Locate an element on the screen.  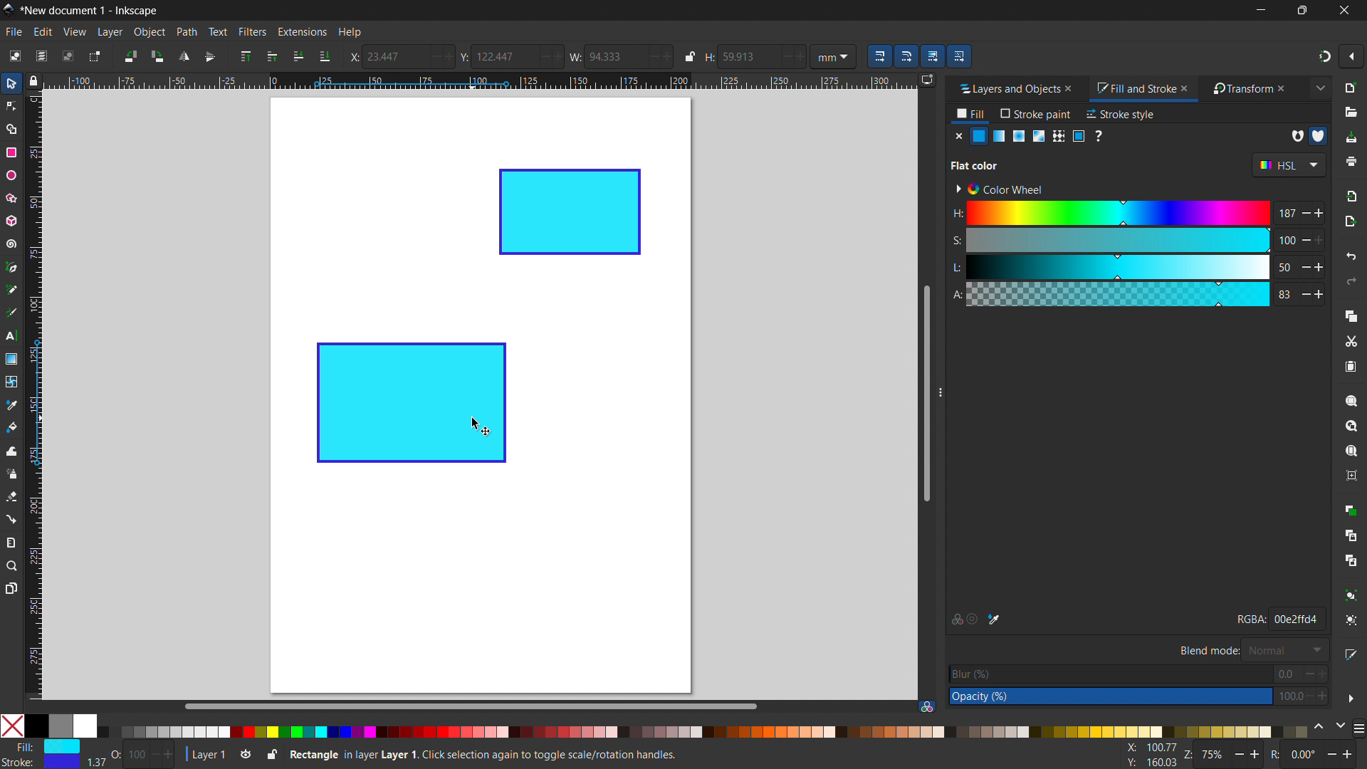
import is located at coordinates (1353, 195).